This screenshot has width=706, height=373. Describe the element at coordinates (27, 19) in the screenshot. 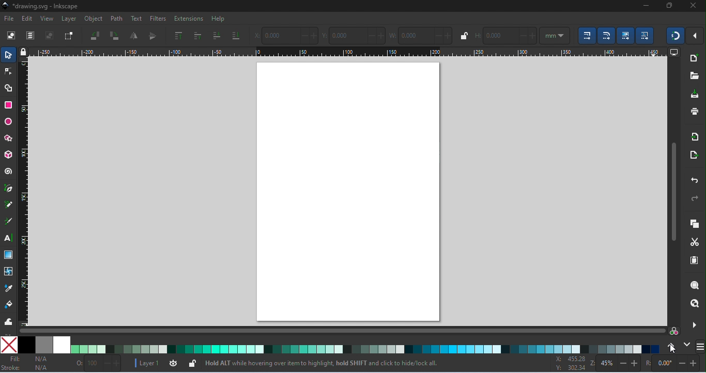

I see `edit` at that location.